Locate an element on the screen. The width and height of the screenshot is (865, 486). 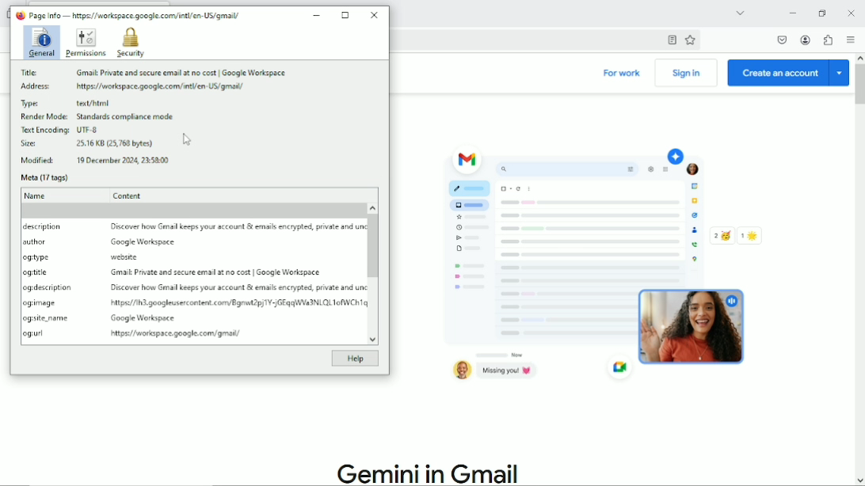
Cursor is located at coordinates (186, 139).